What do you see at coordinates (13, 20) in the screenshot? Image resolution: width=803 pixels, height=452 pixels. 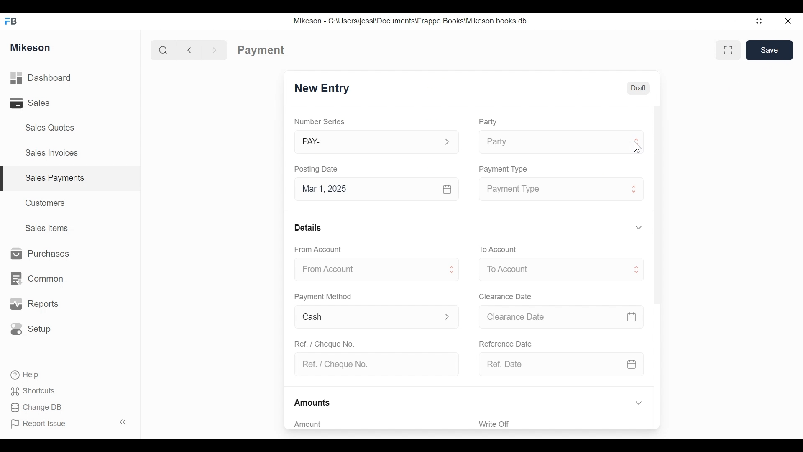 I see `FB` at bounding box center [13, 20].